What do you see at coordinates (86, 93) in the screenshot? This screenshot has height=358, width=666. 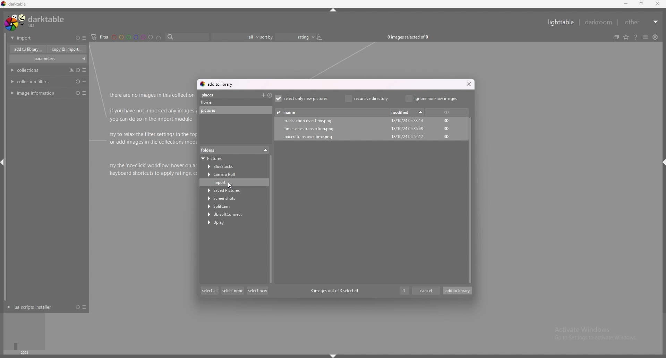 I see `presets` at bounding box center [86, 93].